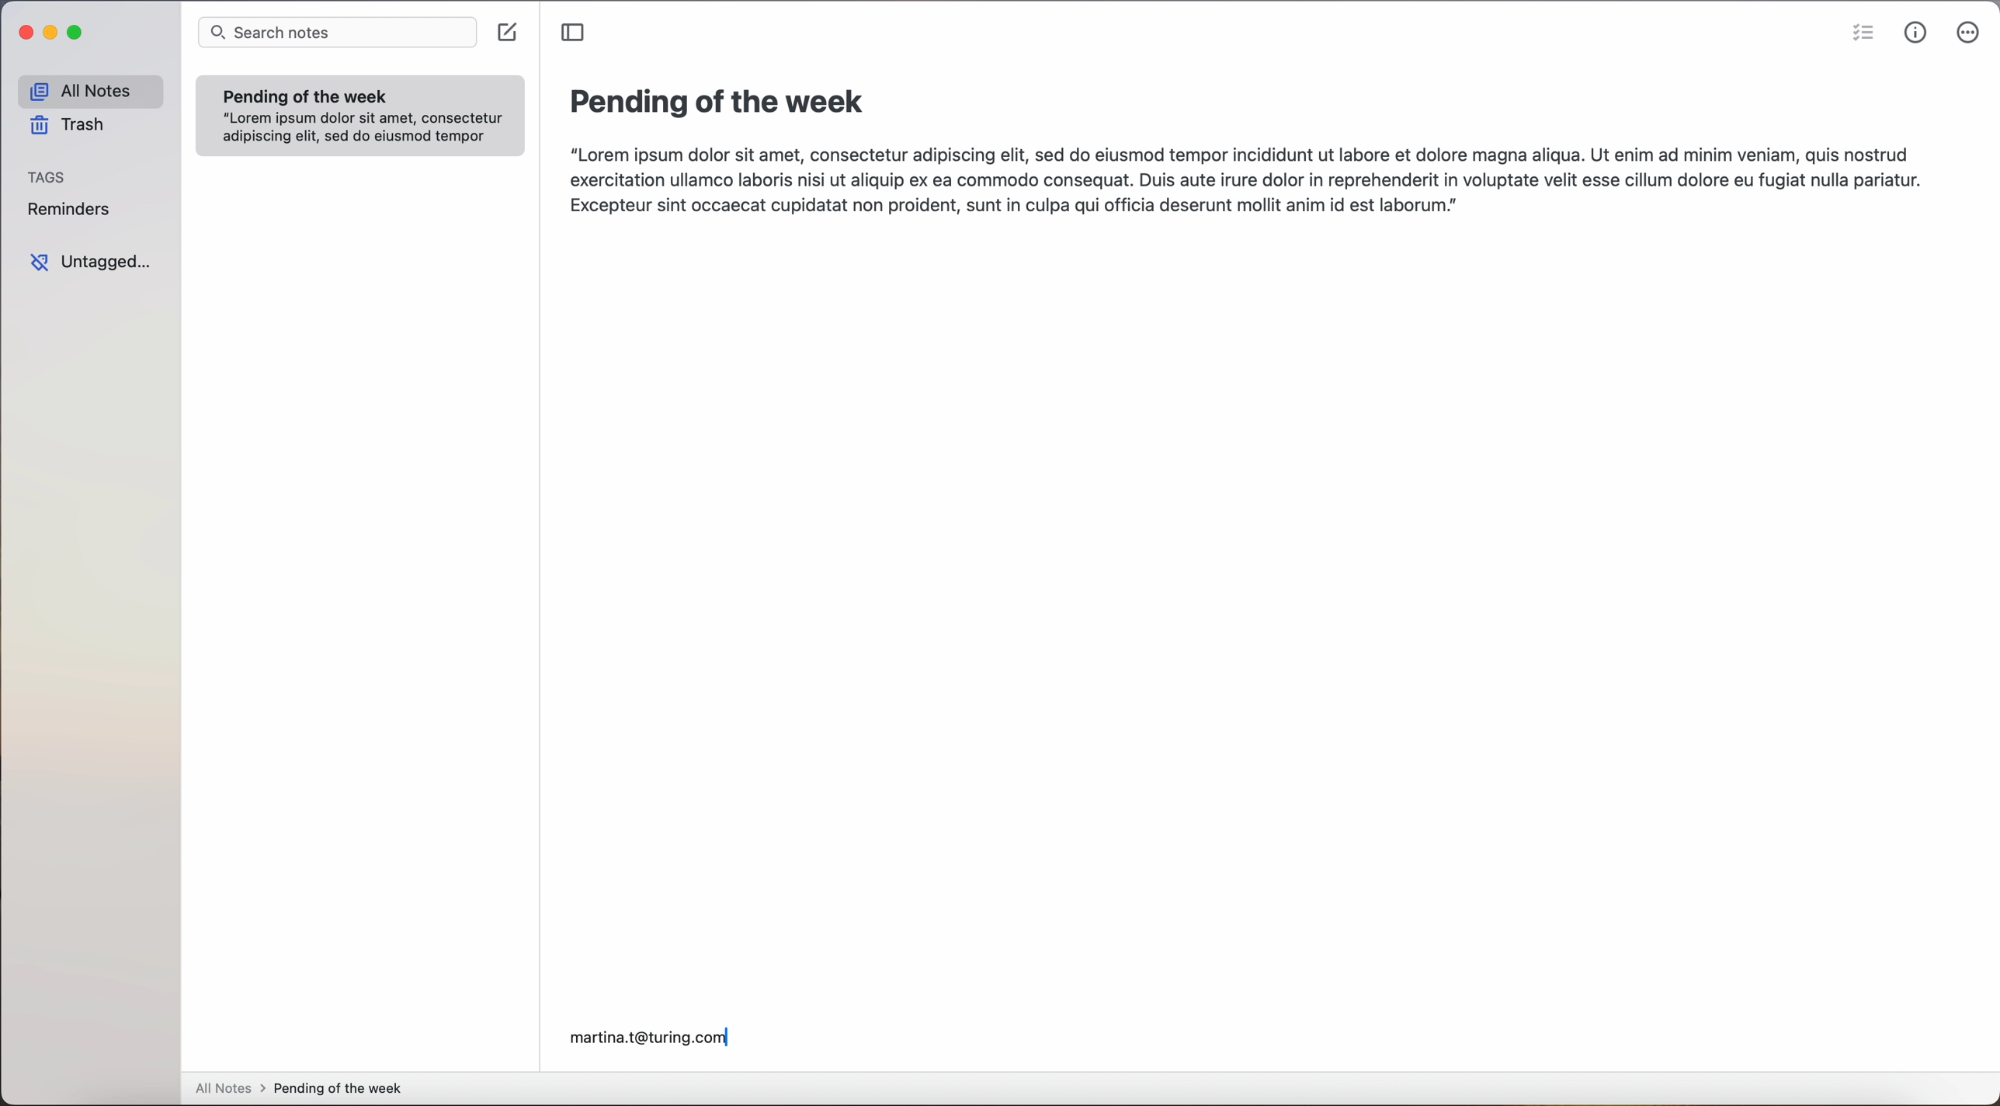 Image resolution: width=2000 pixels, height=1106 pixels. What do you see at coordinates (51, 33) in the screenshot?
I see `minimize app` at bounding box center [51, 33].